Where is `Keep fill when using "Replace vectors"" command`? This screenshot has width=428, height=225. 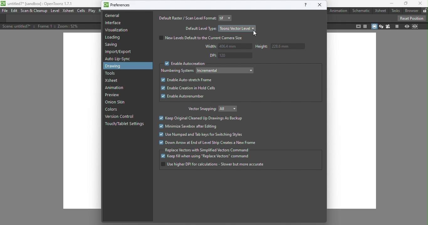 Keep fill when using "Replace vectors"" command is located at coordinates (208, 157).